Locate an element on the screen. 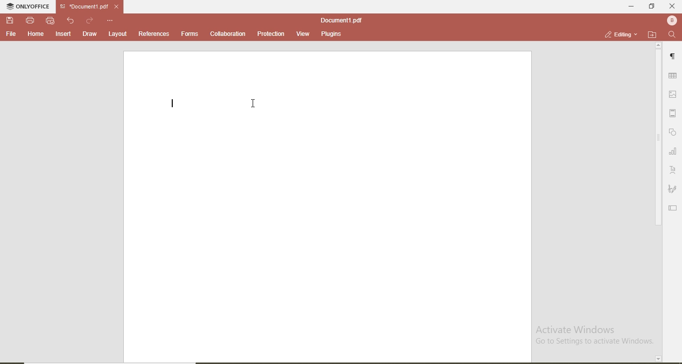 The image size is (682, 364). close is located at coordinates (673, 5).